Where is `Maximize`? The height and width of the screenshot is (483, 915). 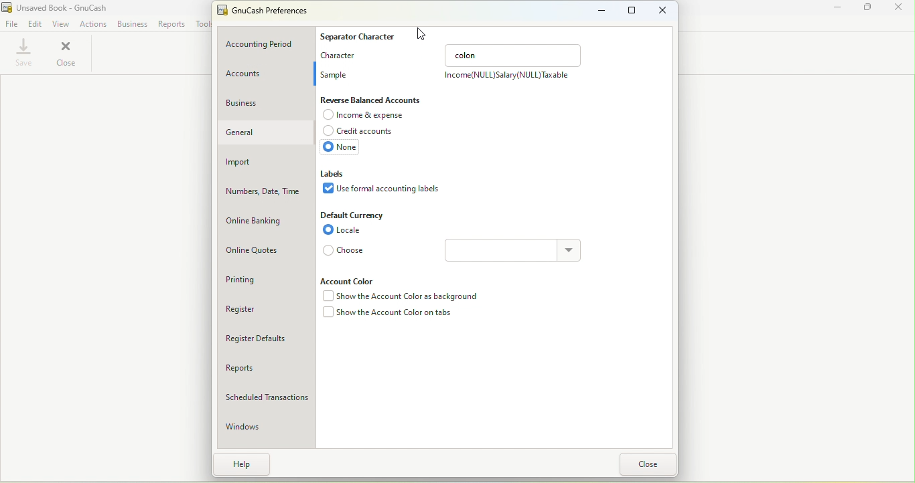 Maximize is located at coordinates (632, 11).